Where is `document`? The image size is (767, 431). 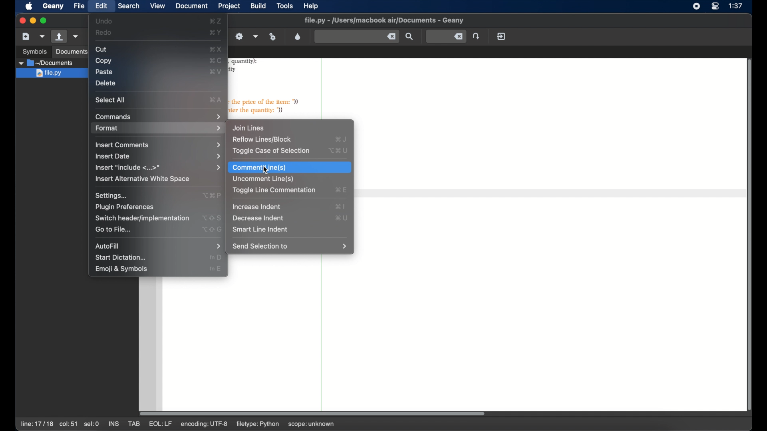 document is located at coordinates (192, 6).